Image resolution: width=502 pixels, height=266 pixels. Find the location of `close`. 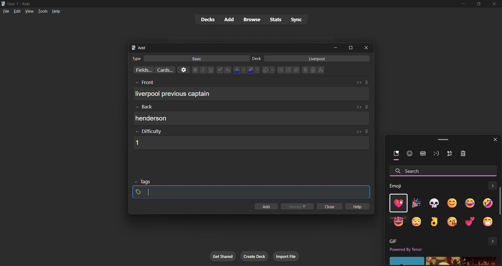

close is located at coordinates (495, 140).